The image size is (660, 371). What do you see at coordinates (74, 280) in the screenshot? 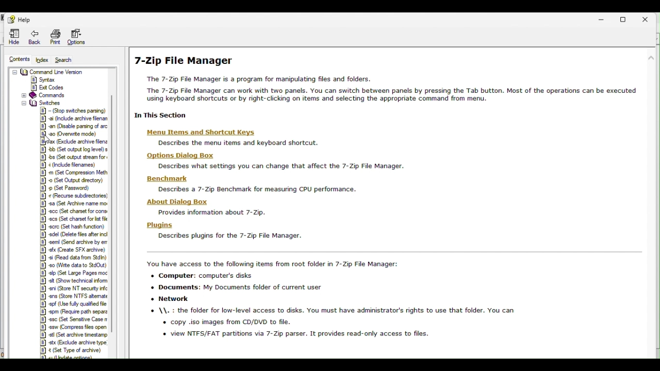
I see `|W] eit (Show technical form` at bounding box center [74, 280].